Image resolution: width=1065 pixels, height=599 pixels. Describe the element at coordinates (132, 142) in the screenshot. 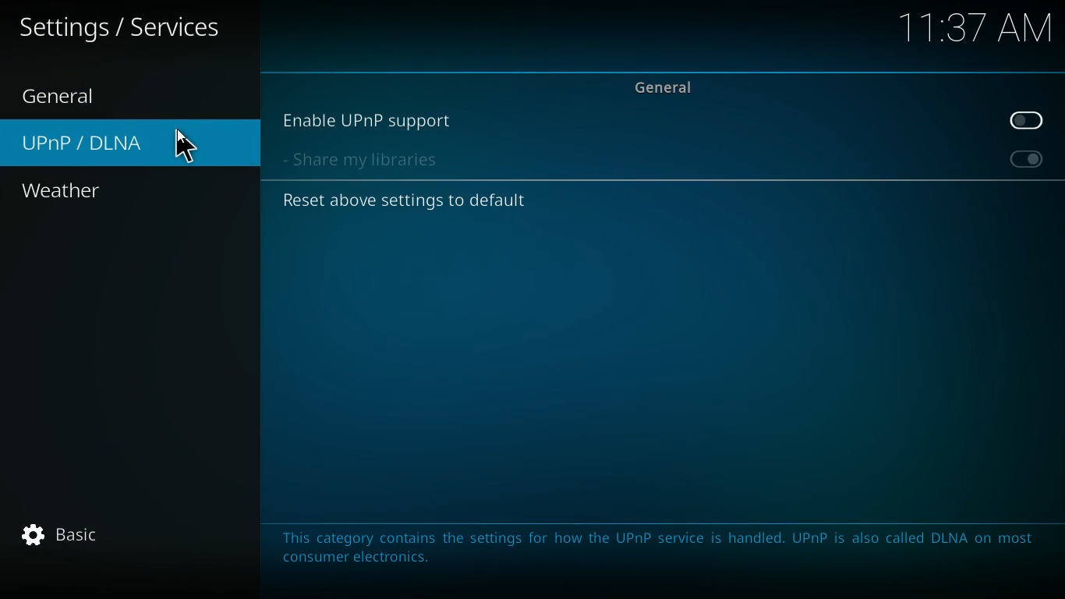

I see `upnp / dlna` at that location.